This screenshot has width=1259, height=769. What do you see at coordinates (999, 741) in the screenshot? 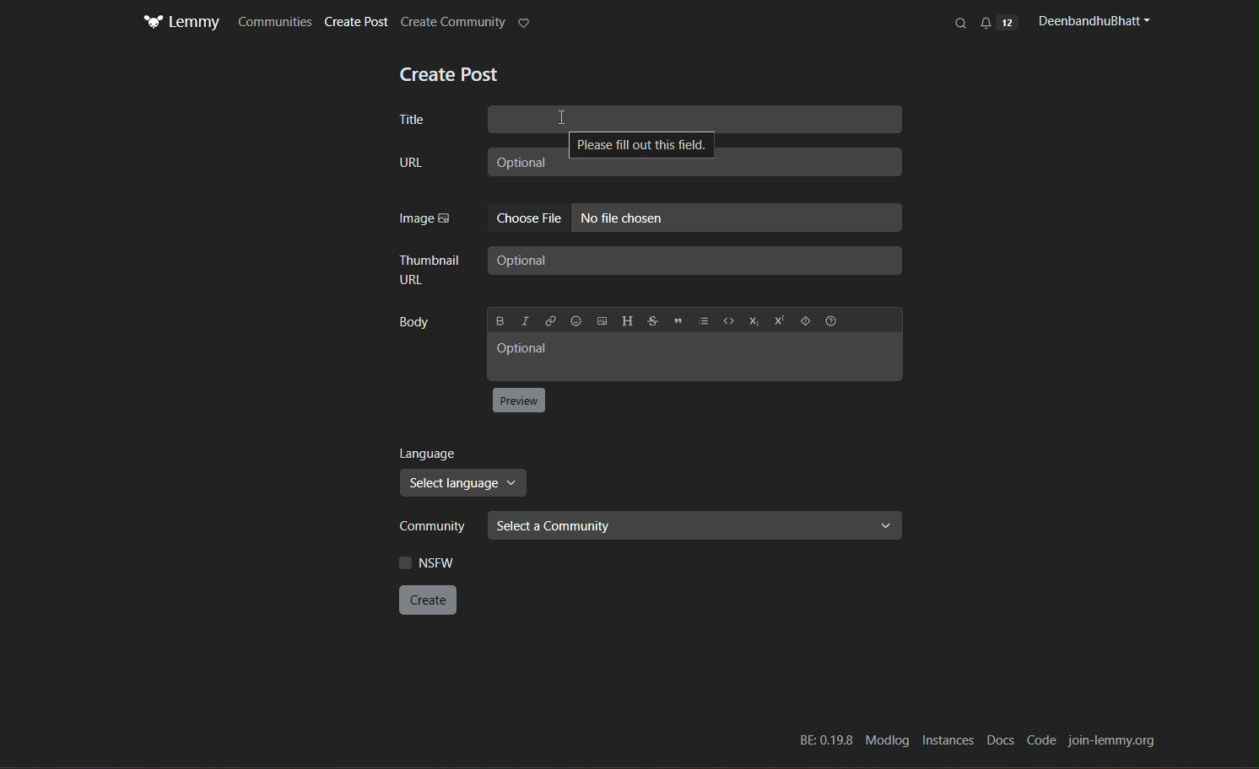
I see `Docs` at bounding box center [999, 741].